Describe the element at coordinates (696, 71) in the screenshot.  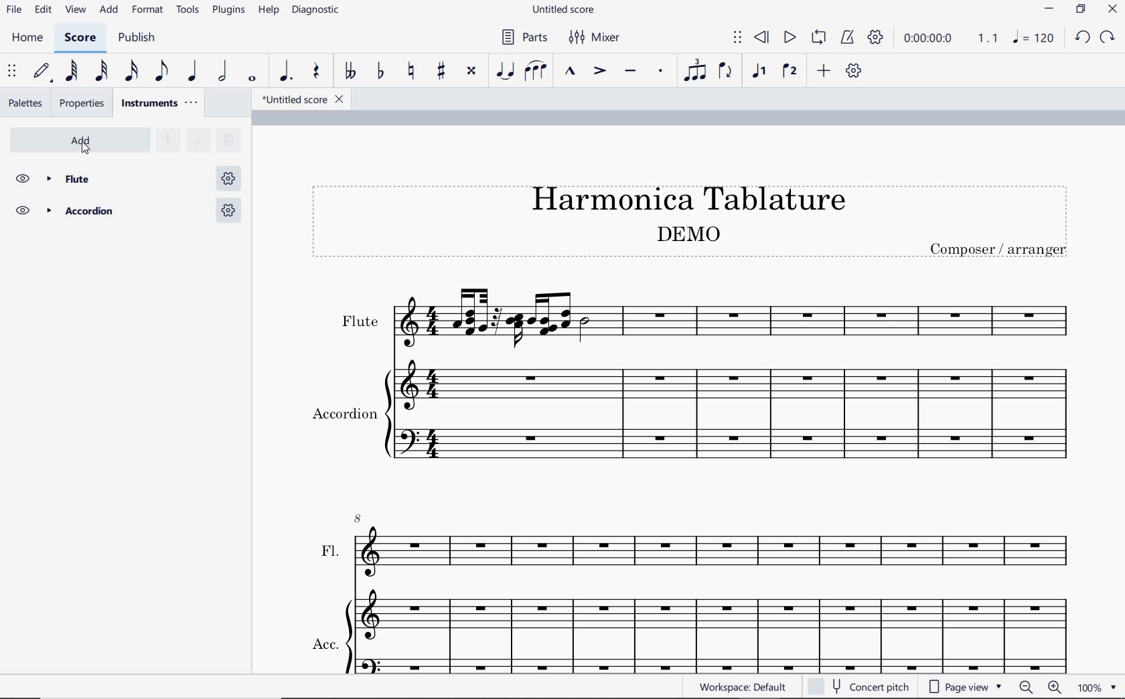
I see `tuplet` at that location.